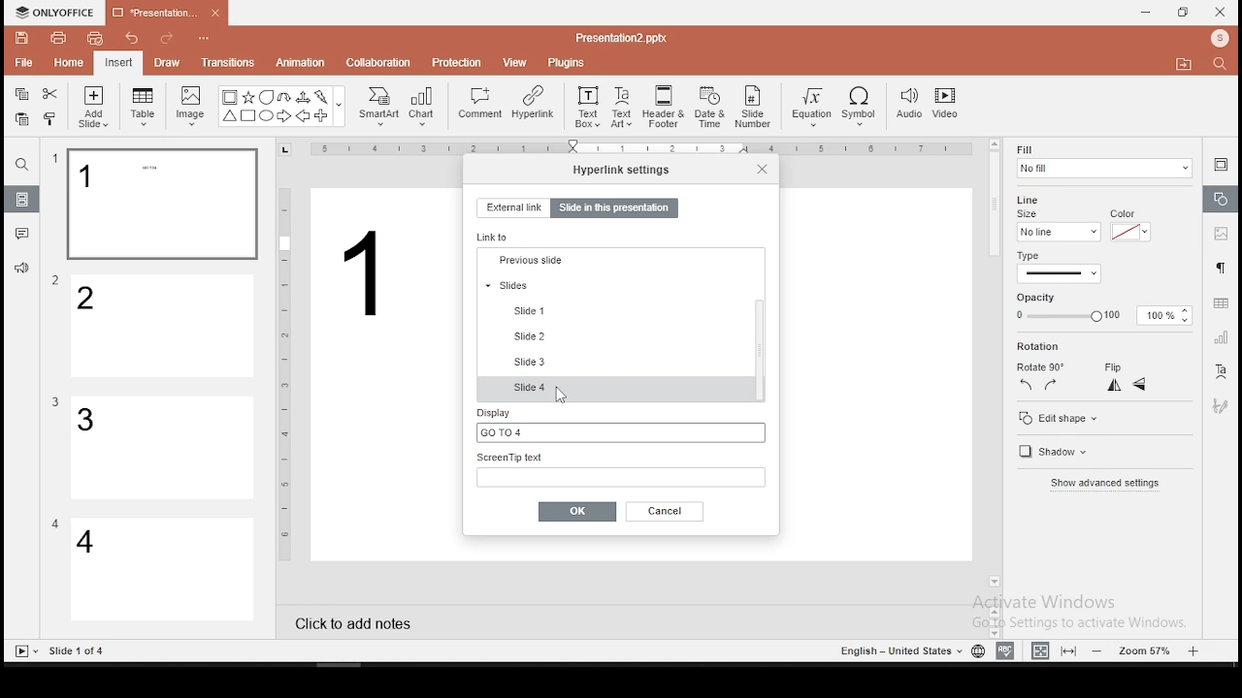  I want to click on hyperlink, so click(532, 102).